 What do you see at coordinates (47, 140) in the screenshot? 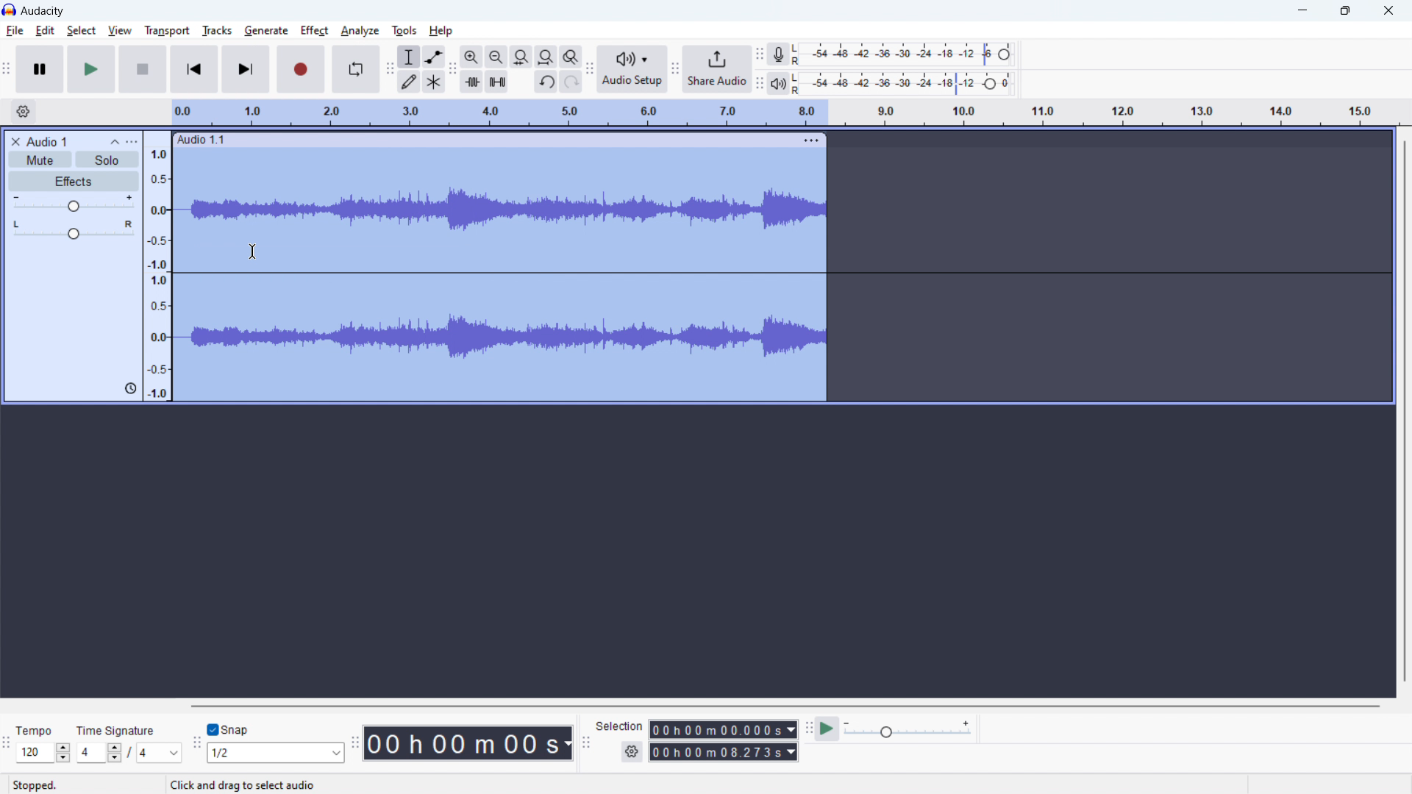
I see `track title` at bounding box center [47, 140].